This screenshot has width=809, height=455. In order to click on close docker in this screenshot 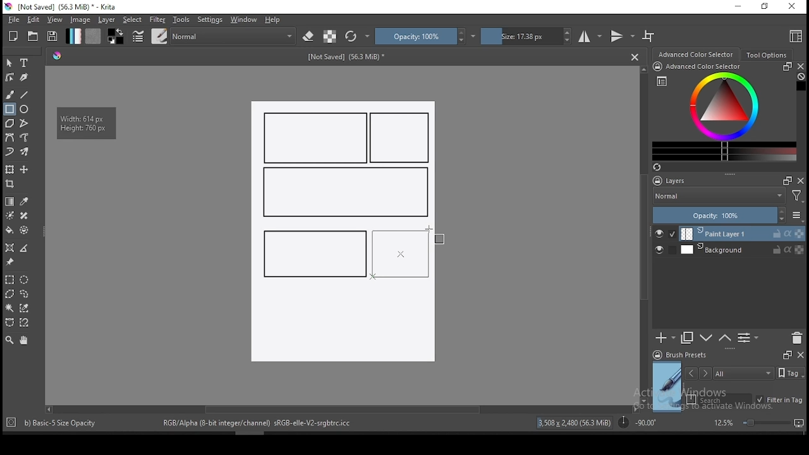, I will do `click(800, 66)`.